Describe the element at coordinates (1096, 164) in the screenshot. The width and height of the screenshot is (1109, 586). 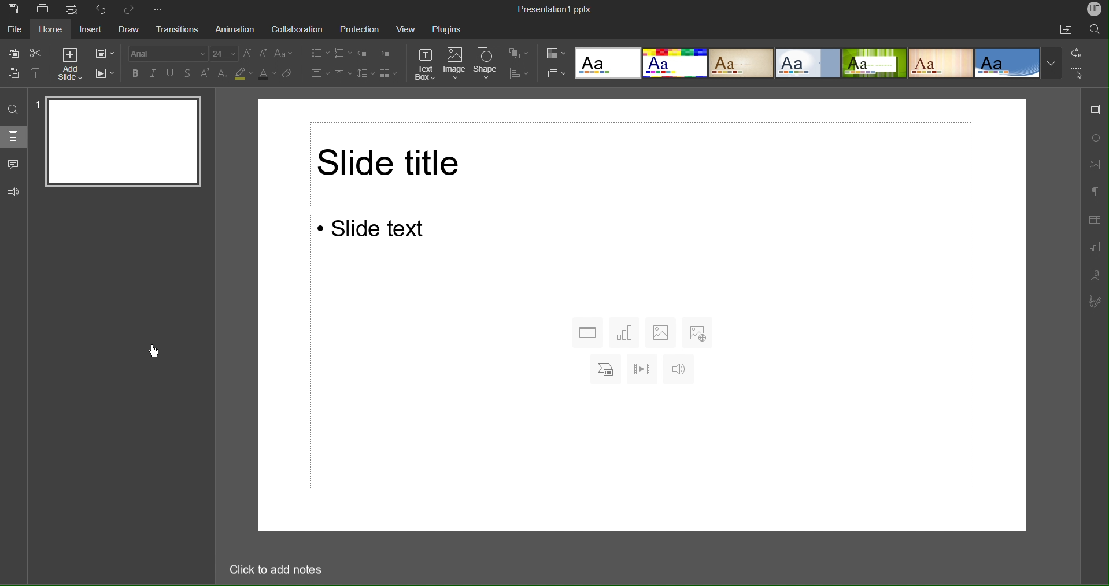
I see `Image Settings` at that location.